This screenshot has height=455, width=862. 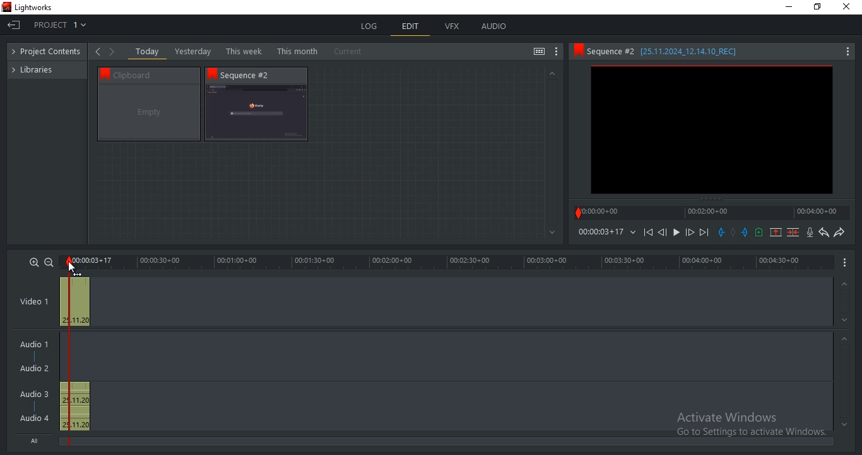 I want to click on show settings menu, so click(x=557, y=52).